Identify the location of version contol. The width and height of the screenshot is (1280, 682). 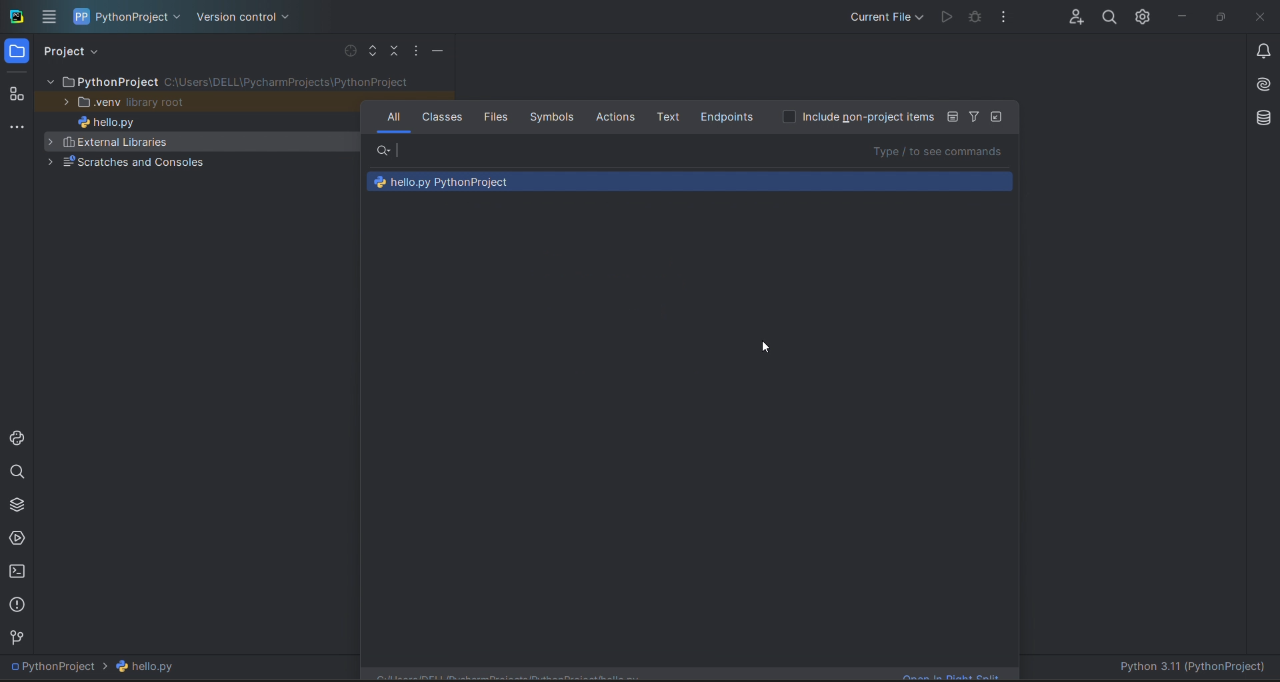
(19, 639).